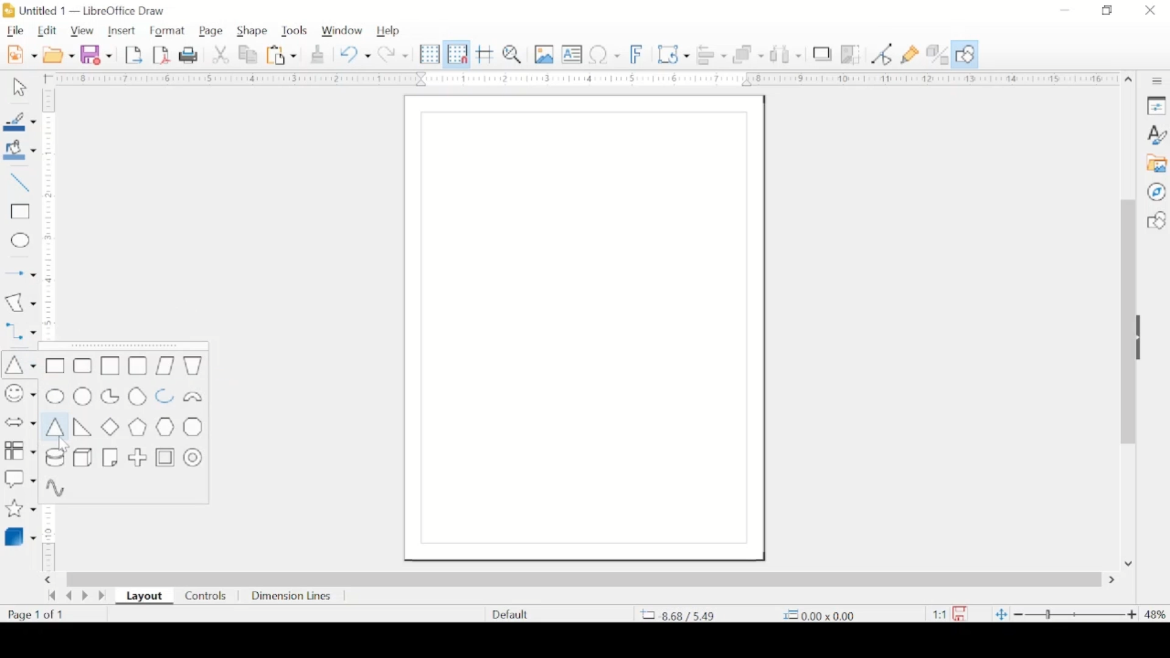 This screenshot has height=658, width=1170. What do you see at coordinates (20, 449) in the screenshot?
I see `flowchart` at bounding box center [20, 449].